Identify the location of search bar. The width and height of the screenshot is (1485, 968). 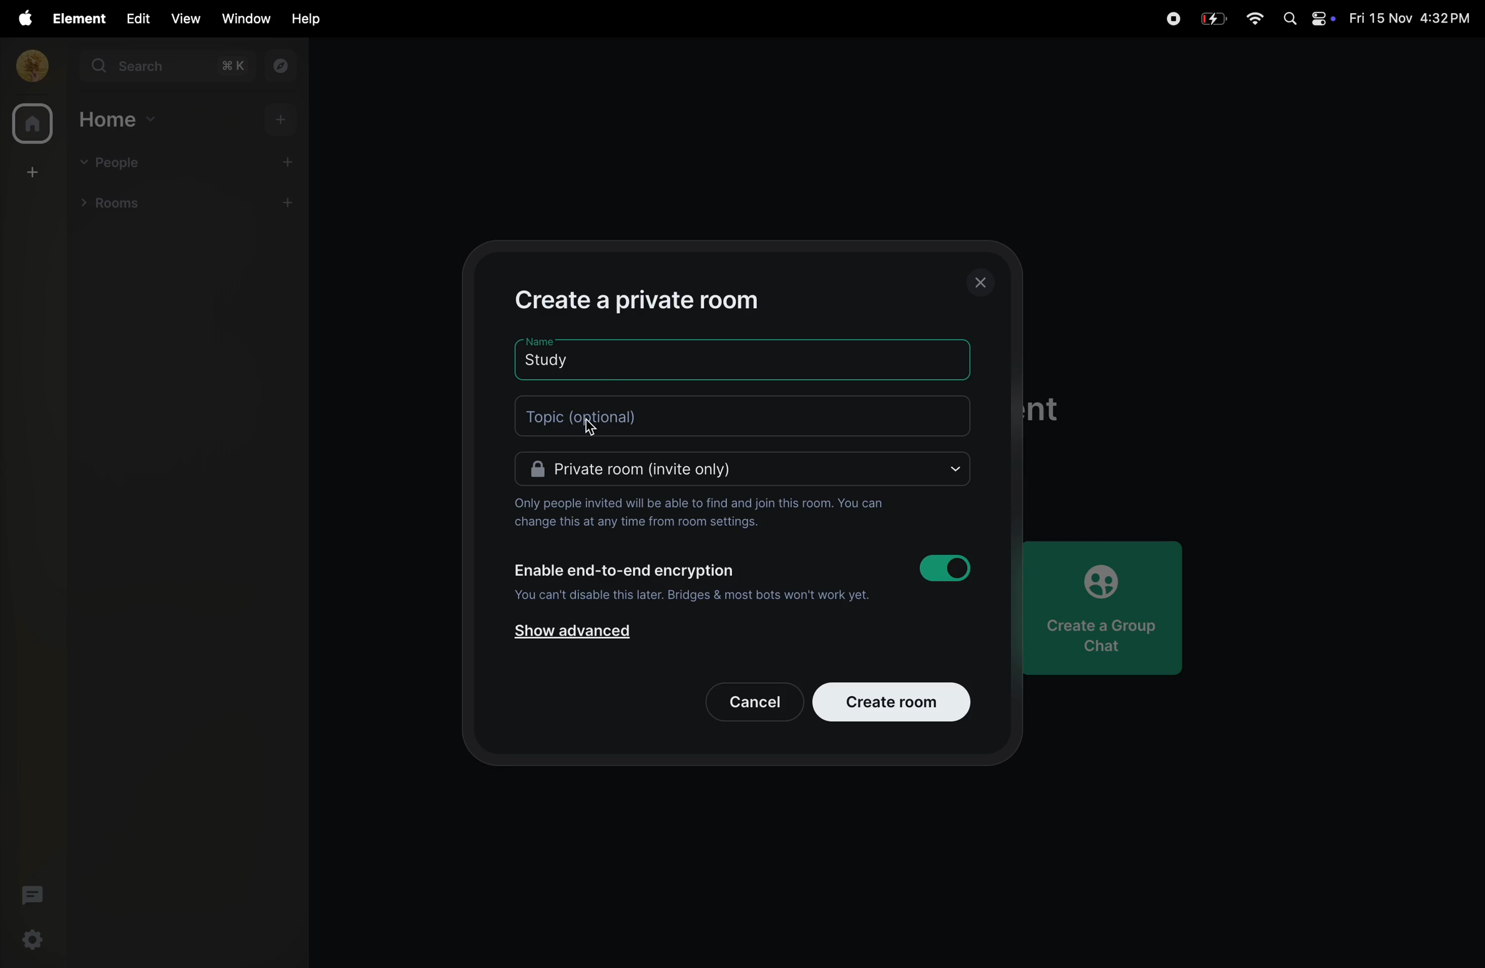
(169, 69).